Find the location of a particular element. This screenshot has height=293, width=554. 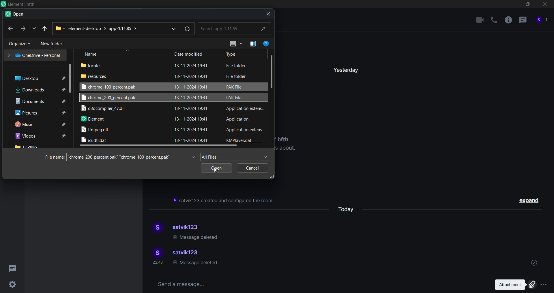

refresh is located at coordinates (188, 29).